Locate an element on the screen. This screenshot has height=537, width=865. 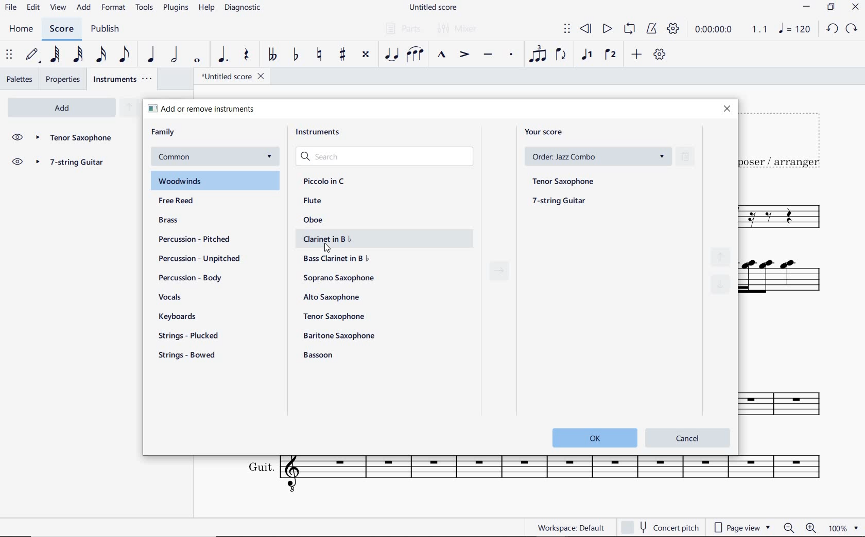
TOGGLE-DOUBLE FLAT is located at coordinates (271, 55).